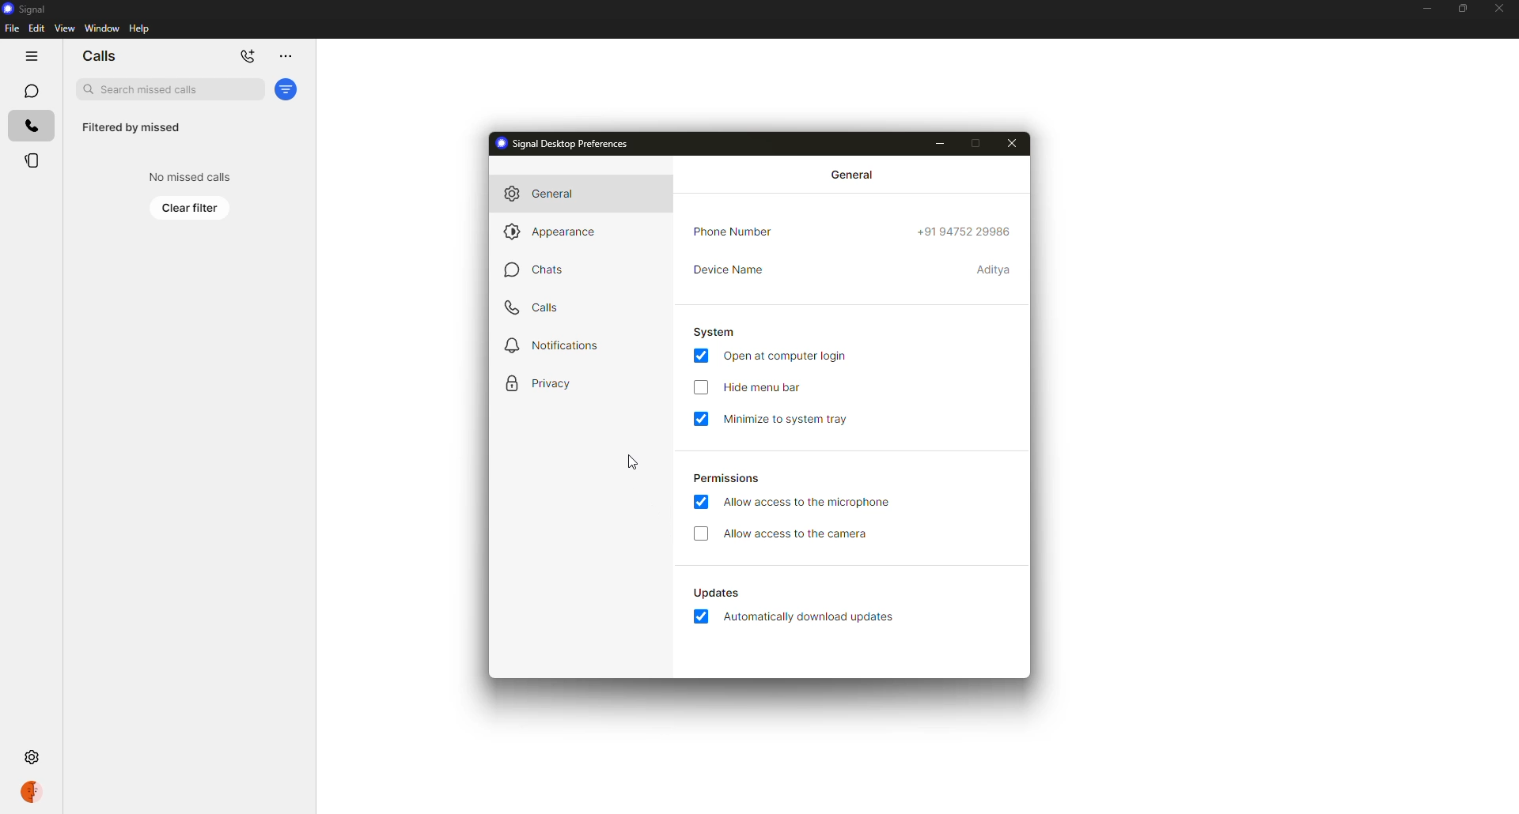 Image resolution: width=1519 pixels, height=814 pixels. What do you see at coordinates (700, 615) in the screenshot?
I see `enabled` at bounding box center [700, 615].